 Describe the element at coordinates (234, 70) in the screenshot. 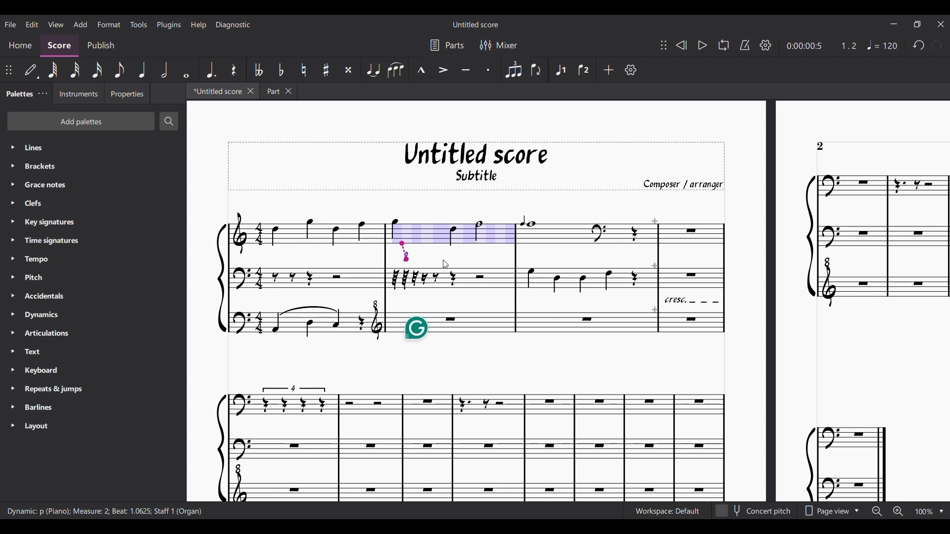

I see `Rest` at that location.